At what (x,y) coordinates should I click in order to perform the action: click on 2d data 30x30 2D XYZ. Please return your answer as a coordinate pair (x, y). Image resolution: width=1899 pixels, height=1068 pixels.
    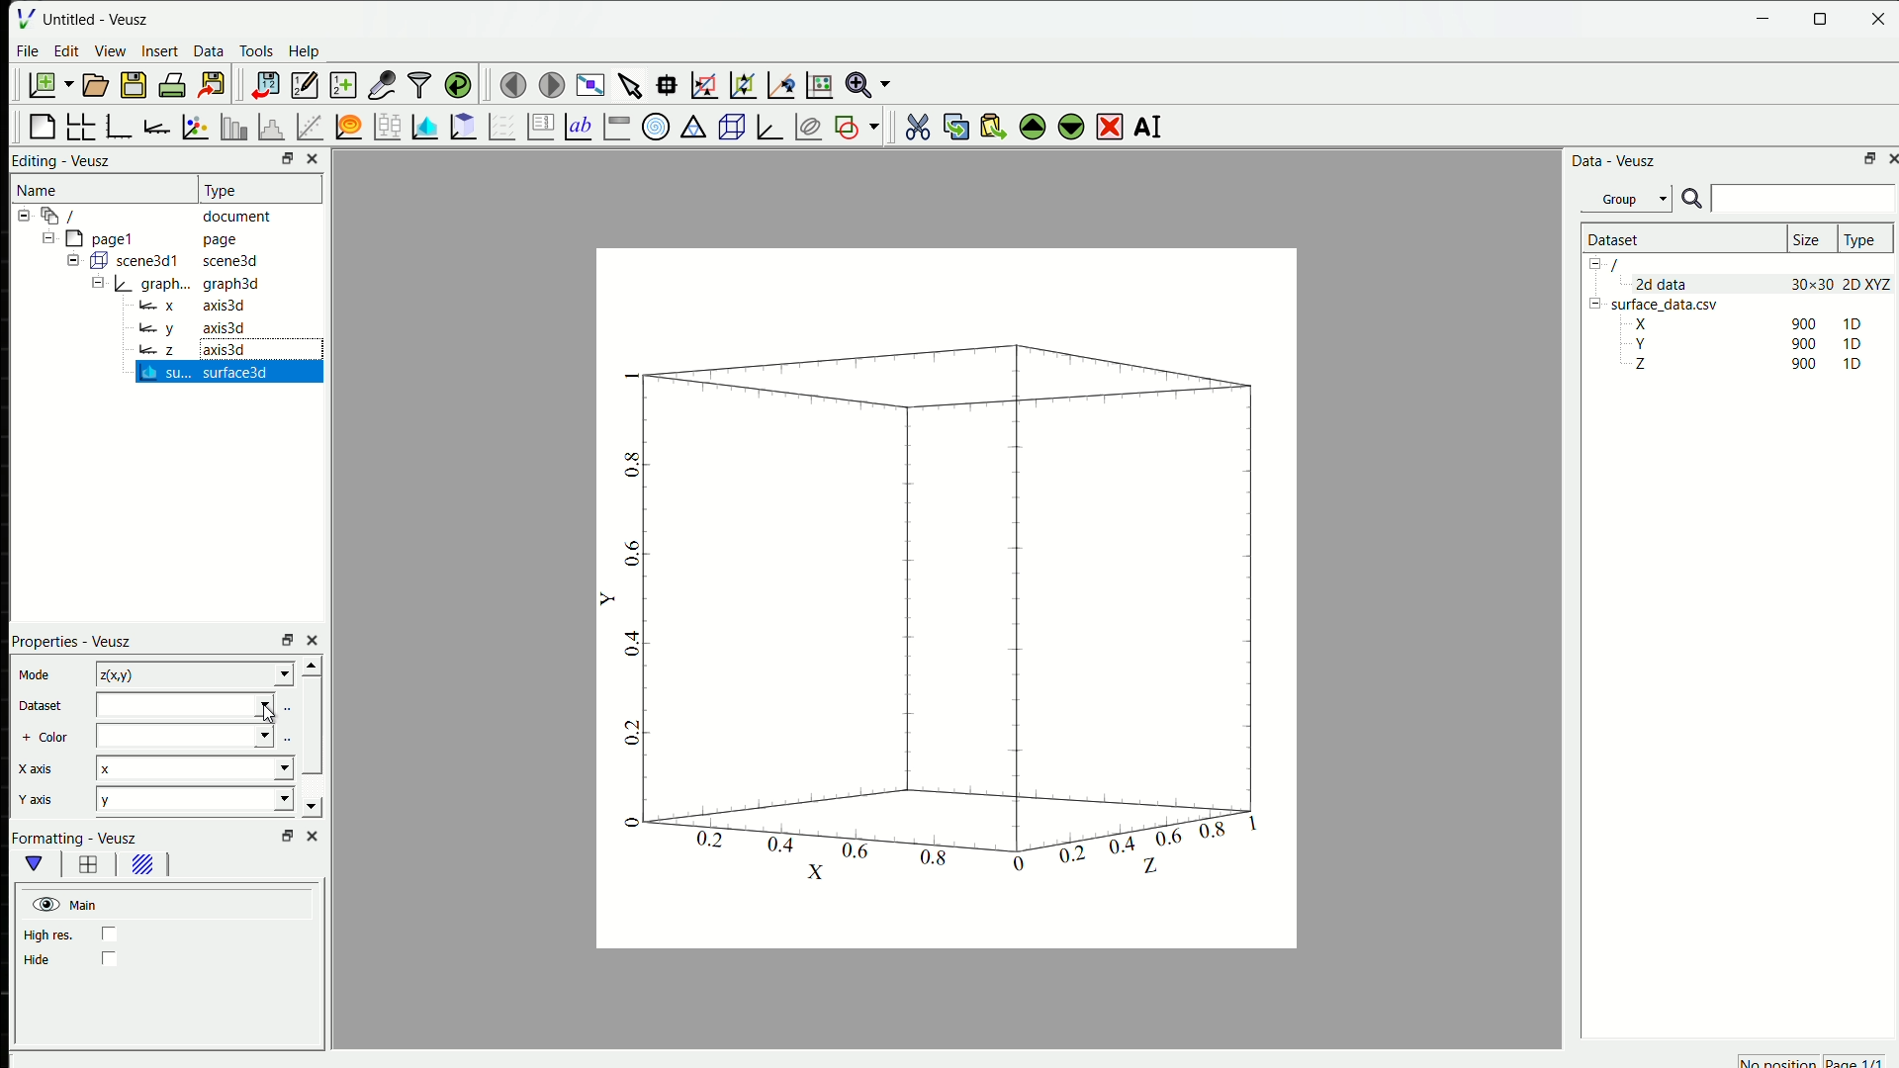
    Looking at the image, I should click on (1764, 284).